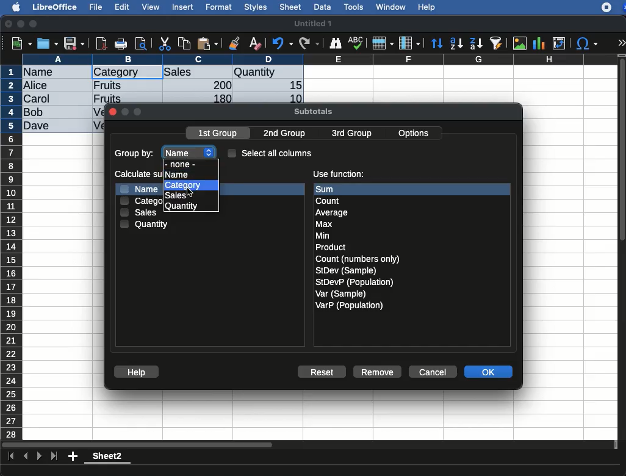 The width and height of the screenshot is (626, 476). Describe the element at coordinates (74, 45) in the screenshot. I see `save` at that location.